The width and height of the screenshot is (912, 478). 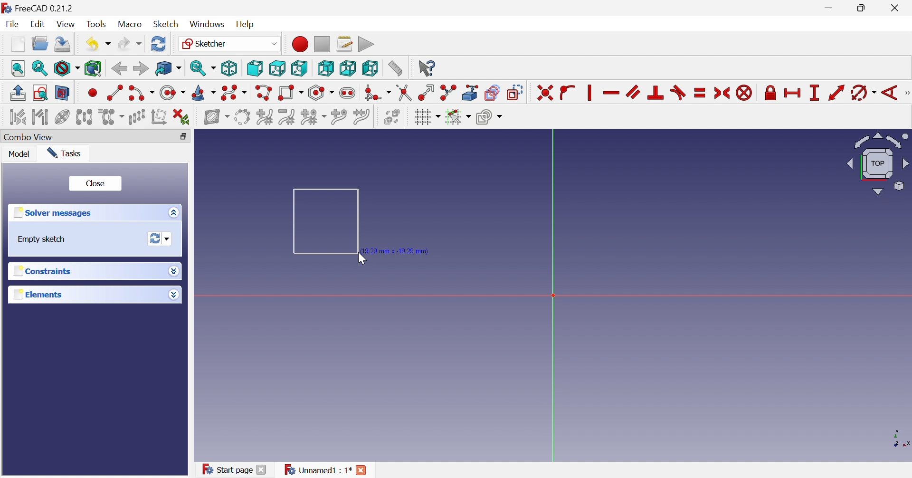 I want to click on Save, so click(x=63, y=44).